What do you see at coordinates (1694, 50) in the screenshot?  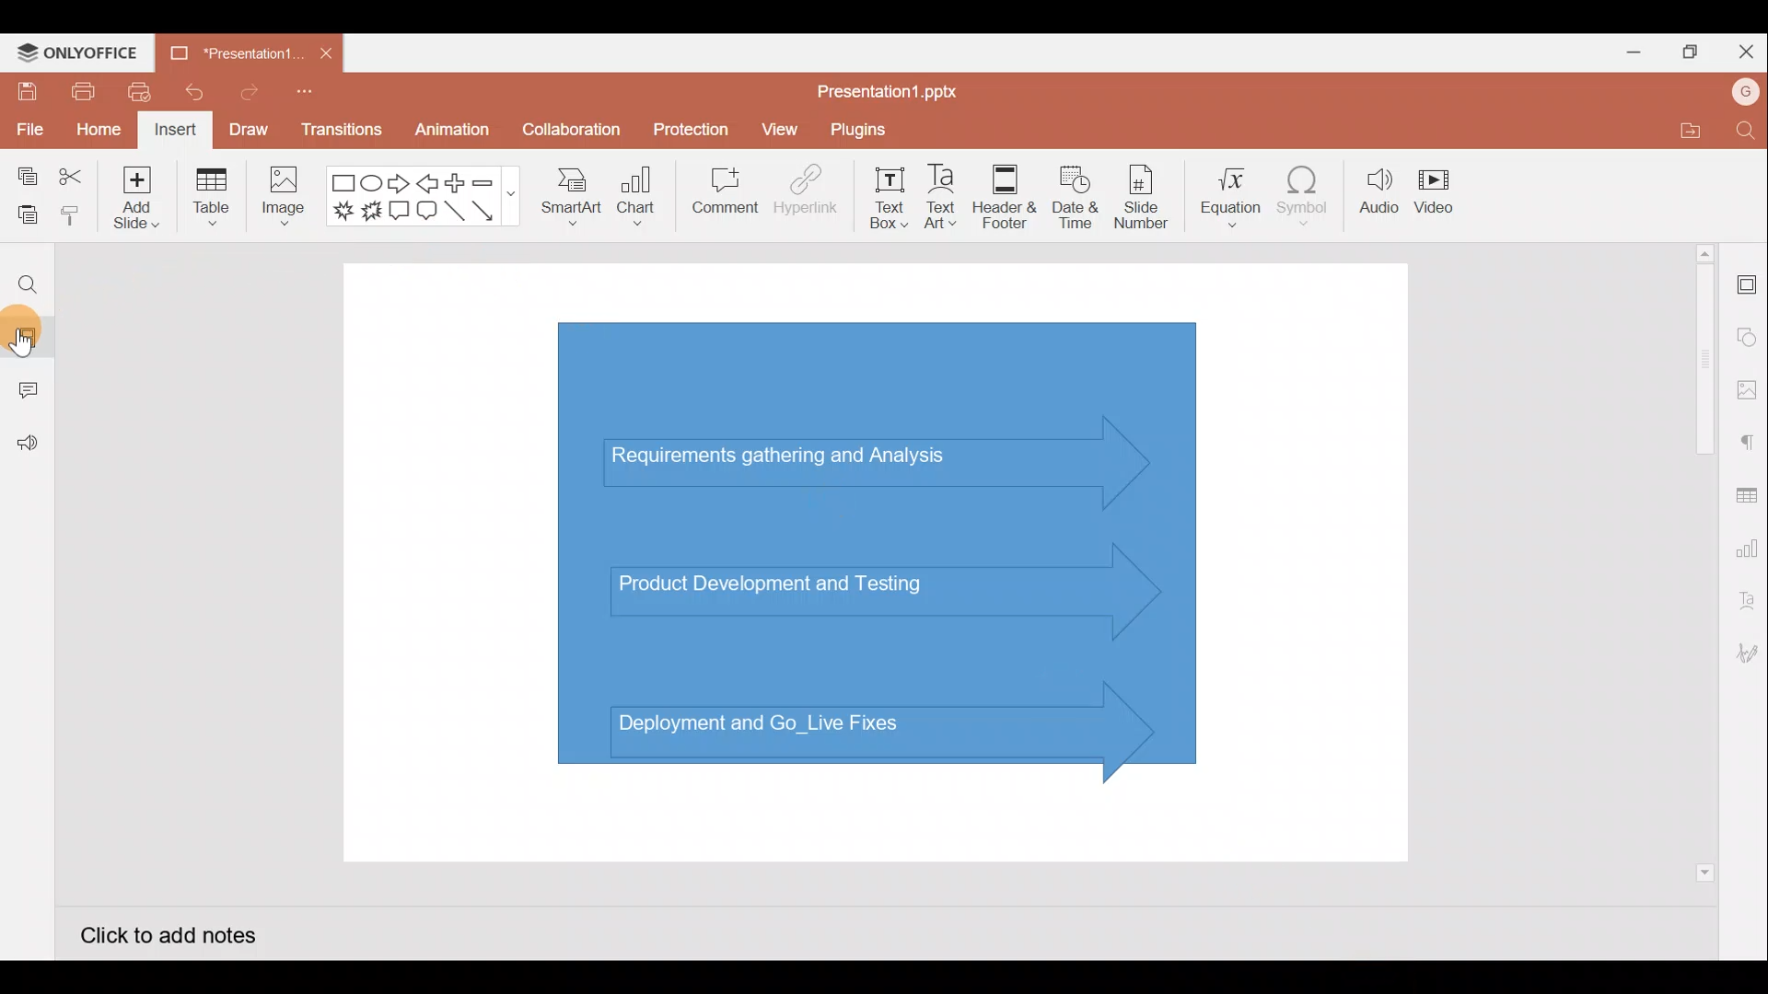 I see `Maximize` at bounding box center [1694, 50].